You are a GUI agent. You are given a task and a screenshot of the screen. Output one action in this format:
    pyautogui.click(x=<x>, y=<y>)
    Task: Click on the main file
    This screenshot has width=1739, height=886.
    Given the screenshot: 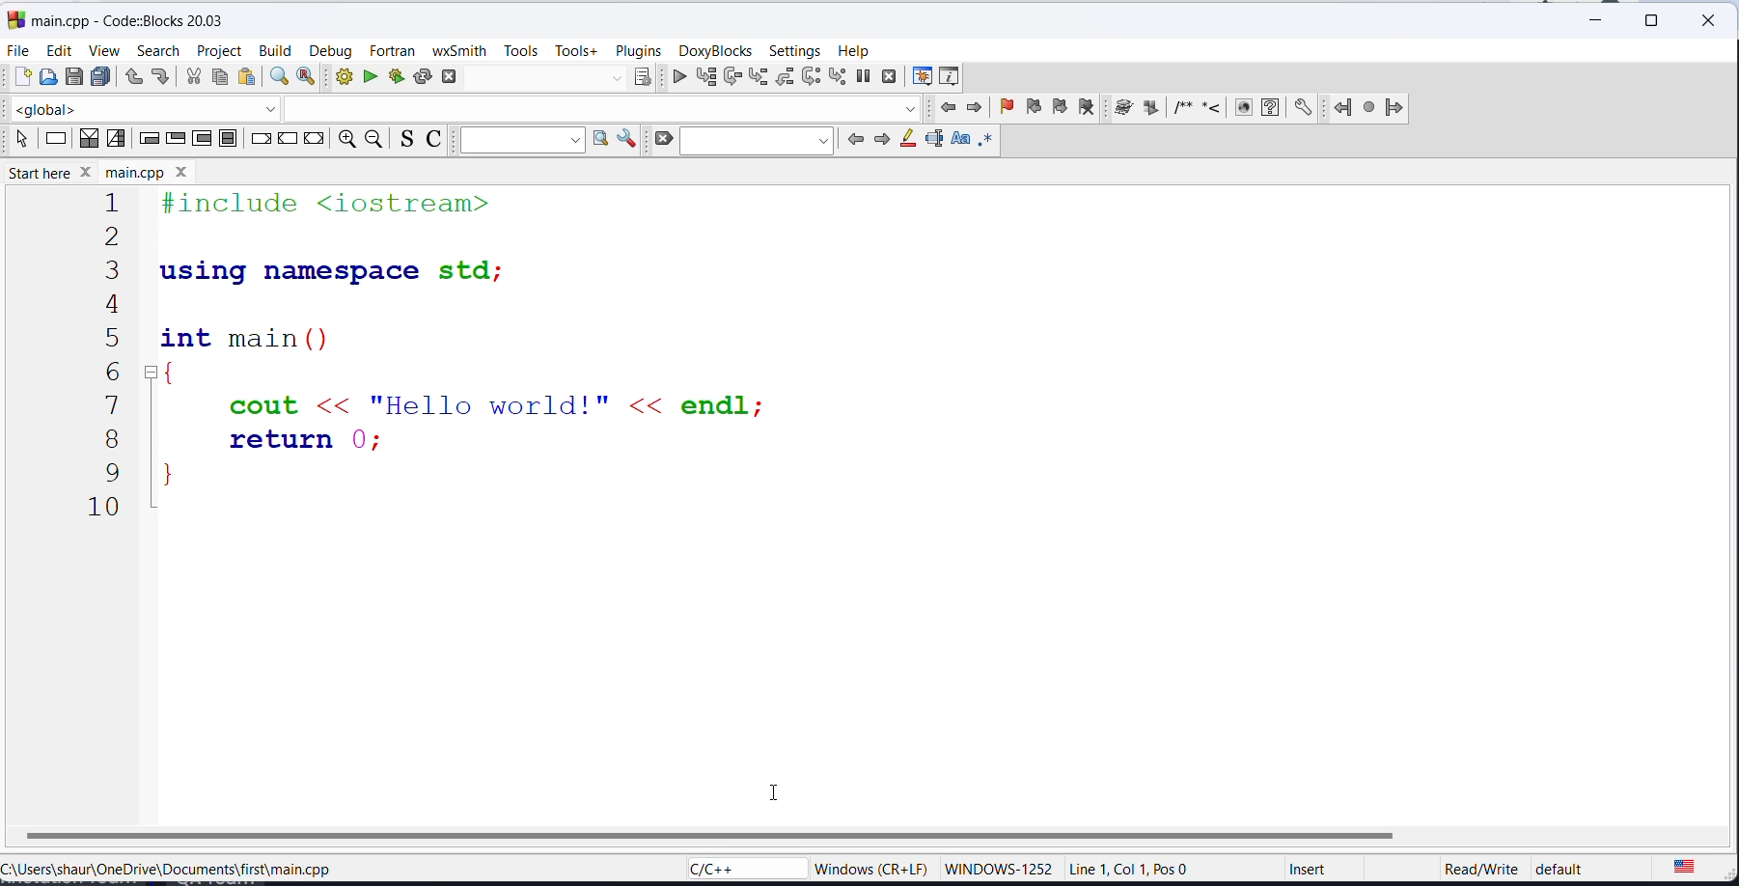 What is the action you would take?
    pyautogui.click(x=153, y=171)
    